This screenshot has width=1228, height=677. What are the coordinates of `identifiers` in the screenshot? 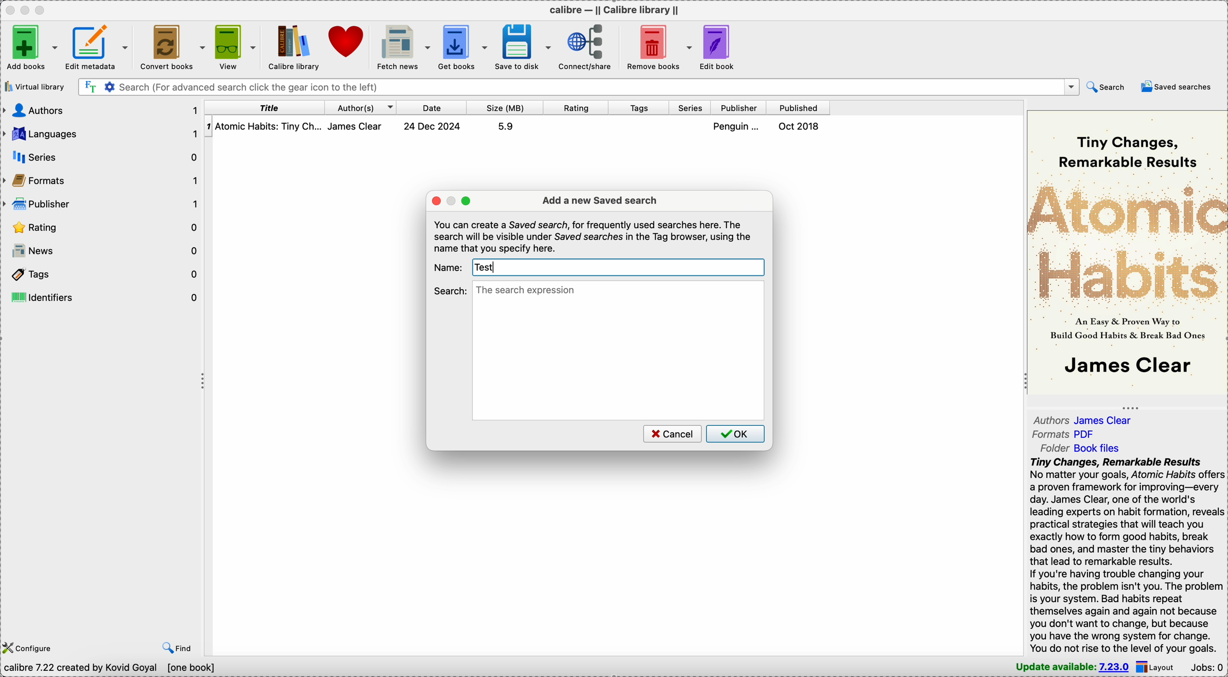 It's located at (103, 297).